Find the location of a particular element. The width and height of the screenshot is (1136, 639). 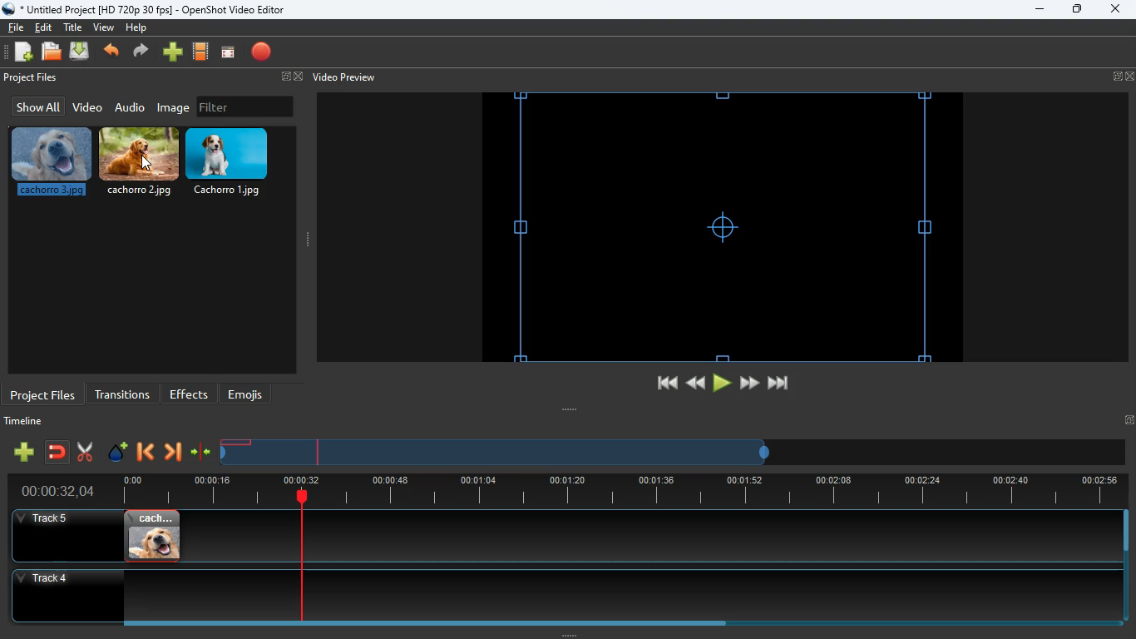

play is located at coordinates (722, 384).